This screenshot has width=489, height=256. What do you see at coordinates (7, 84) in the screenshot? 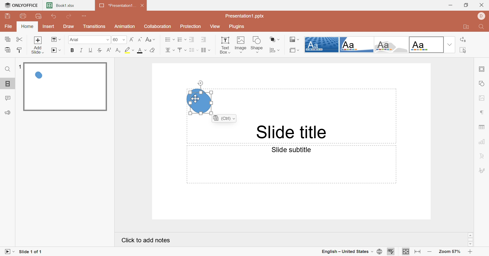
I see `Slides` at bounding box center [7, 84].